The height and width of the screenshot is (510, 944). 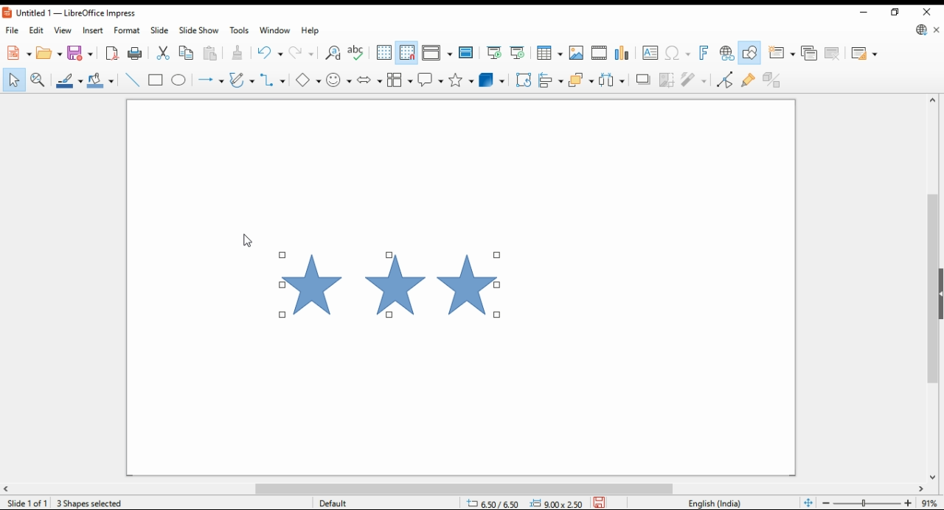 What do you see at coordinates (103, 80) in the screenshot?
I see `fill color` at bounding box center [103, 80].